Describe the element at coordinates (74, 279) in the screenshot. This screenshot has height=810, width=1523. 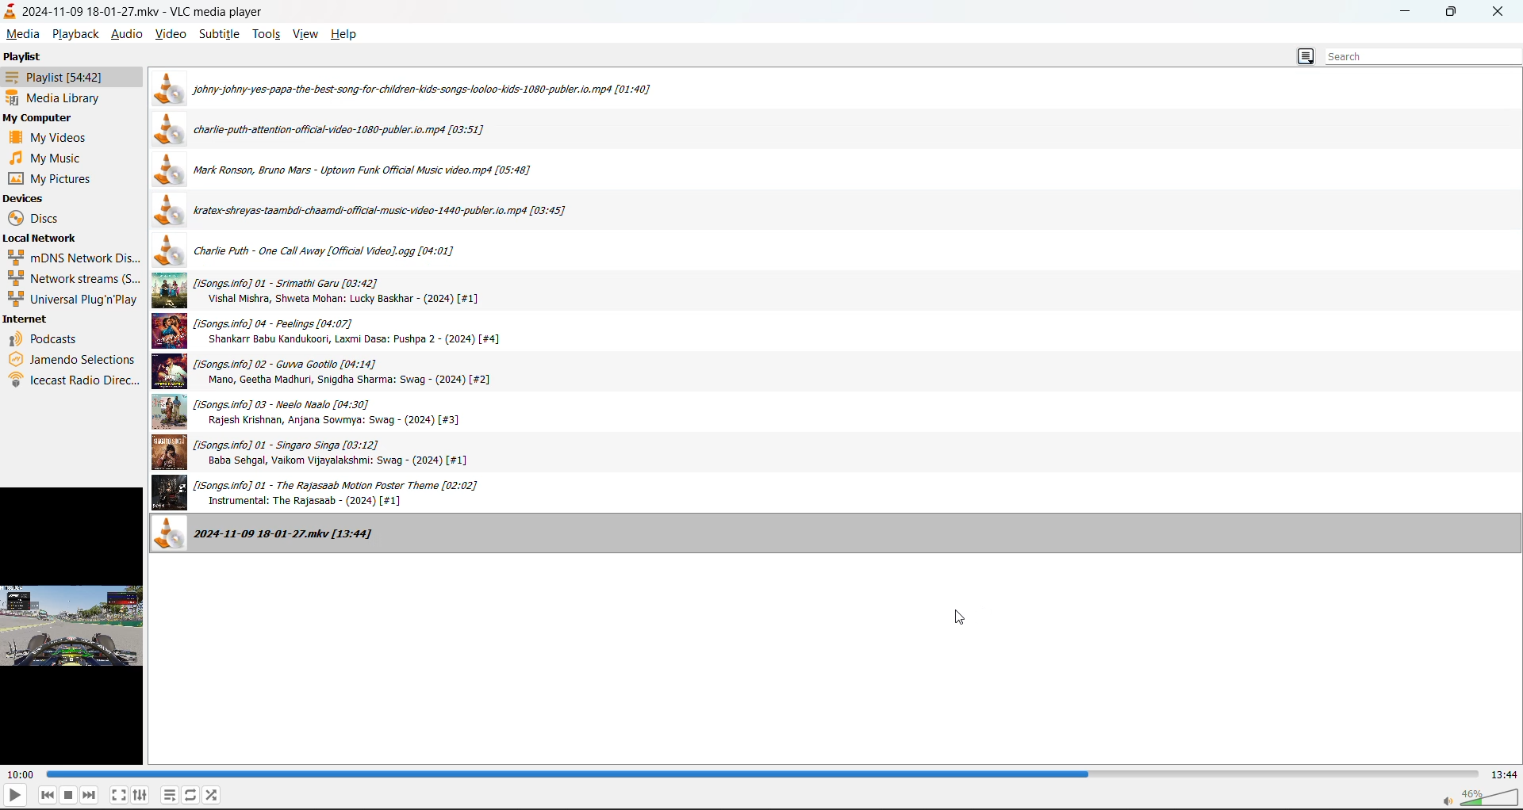
I see `network streams` at that location.